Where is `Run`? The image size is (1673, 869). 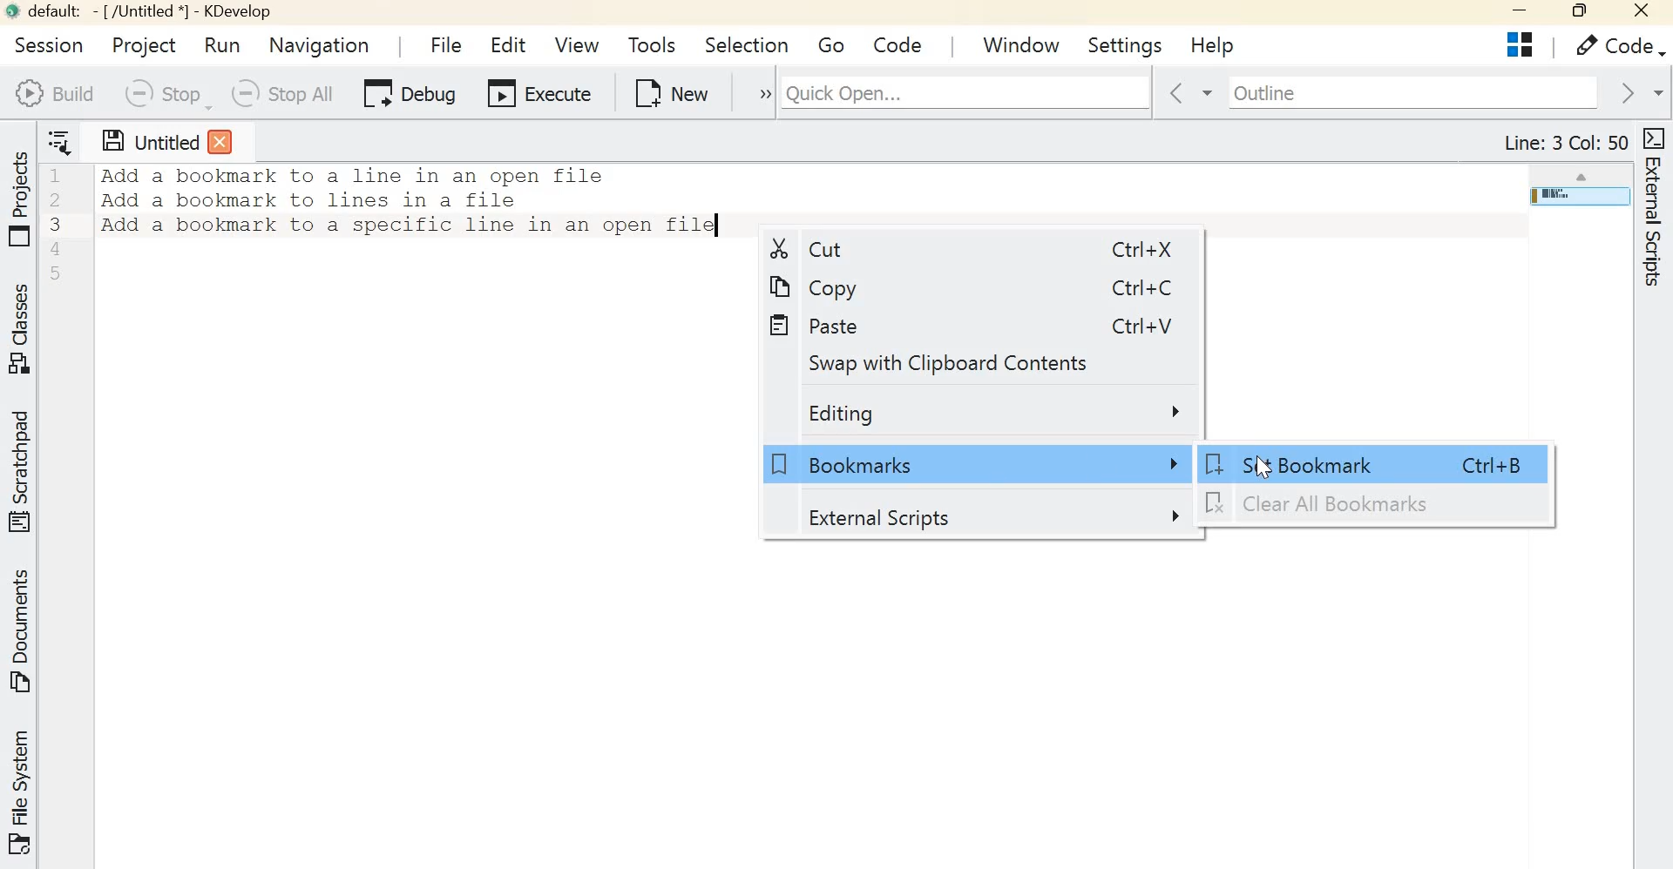
Run is located at coordinates (227, 44).